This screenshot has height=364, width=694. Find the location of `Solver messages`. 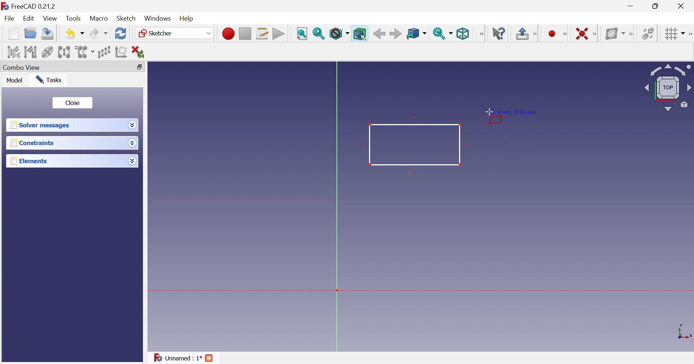

Solver messages is located at coordinates (39, 124).